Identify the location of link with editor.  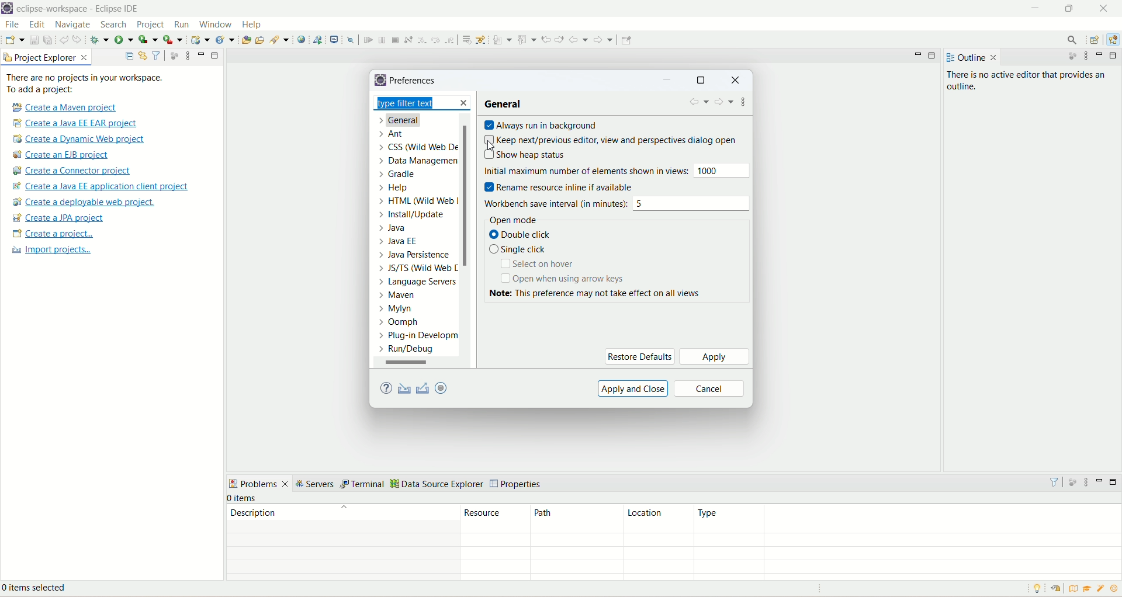
(143, 55).